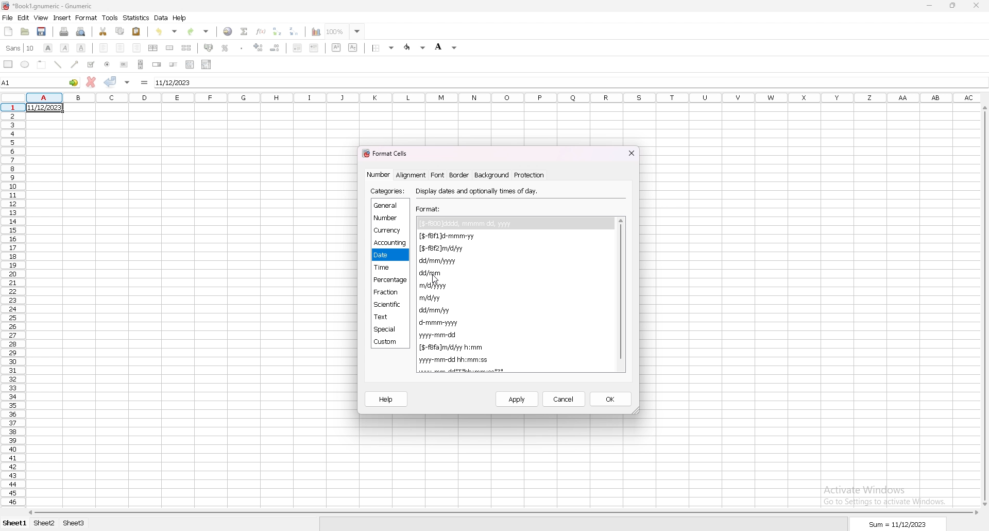 This screenshot has height=531, width=989. I want to click on ok, so click(611, 399).